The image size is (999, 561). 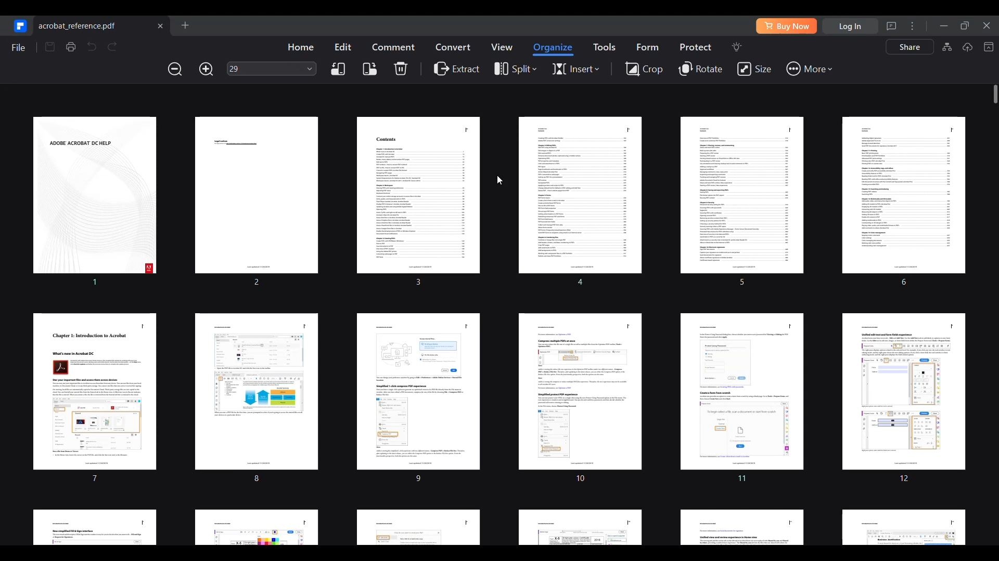 What do you see at coordinates (401, 68) in the screenshot?
I see `Delete` at bounding box center [401, 68].